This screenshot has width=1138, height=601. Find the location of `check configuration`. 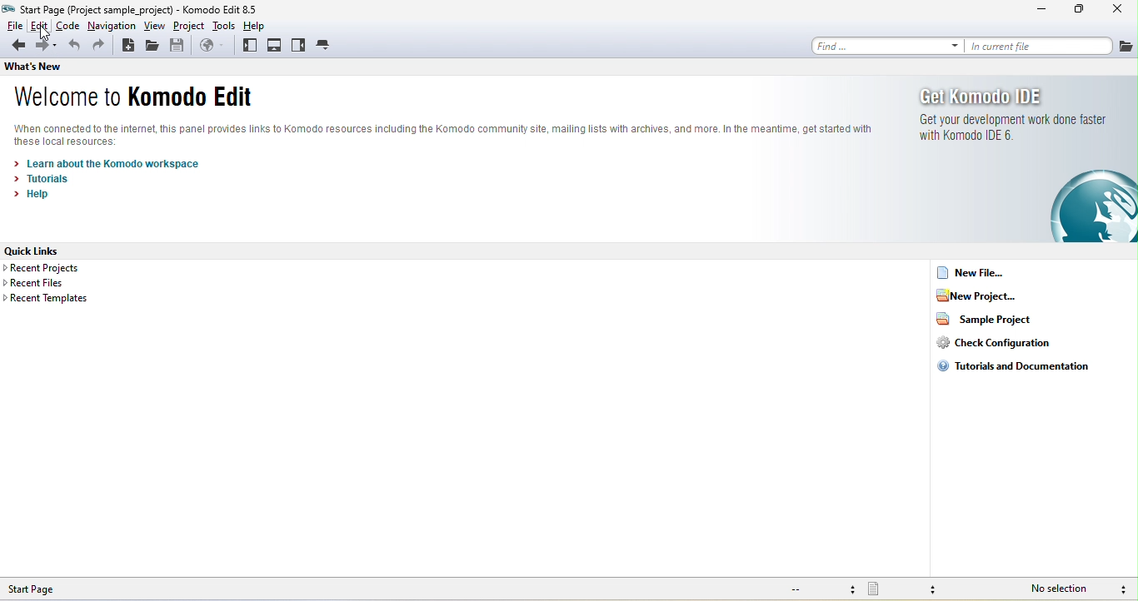

check configuration is located at coordinates (1001, 345).